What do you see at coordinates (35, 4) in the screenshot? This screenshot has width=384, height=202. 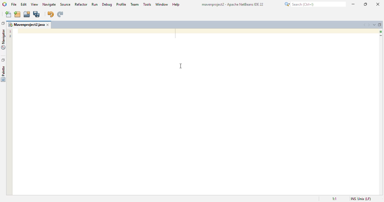 I see `view` at bounding box center [35, 4].